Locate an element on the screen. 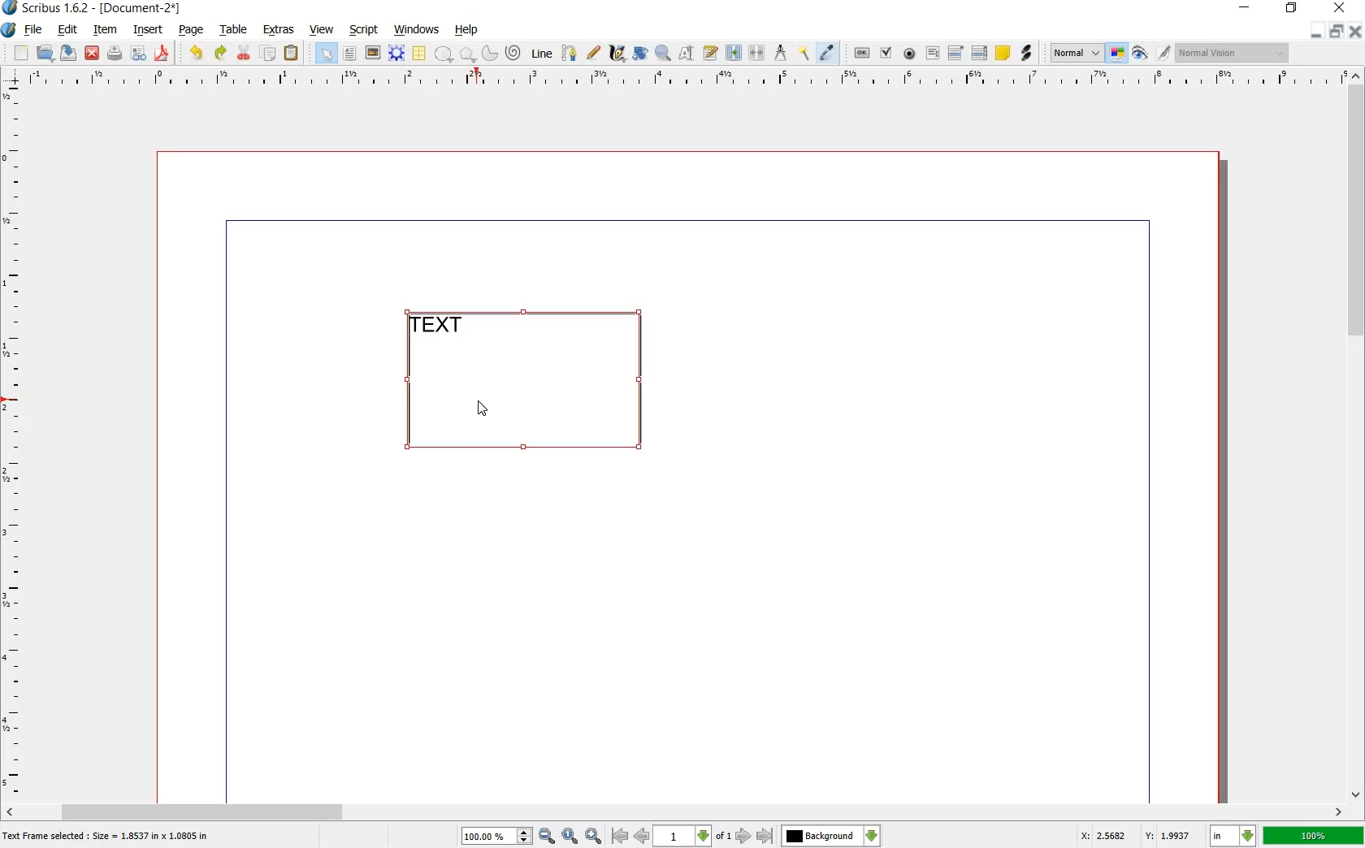 This screenshot has height=848, width=1365. in is located at coordinates (1234, 836).